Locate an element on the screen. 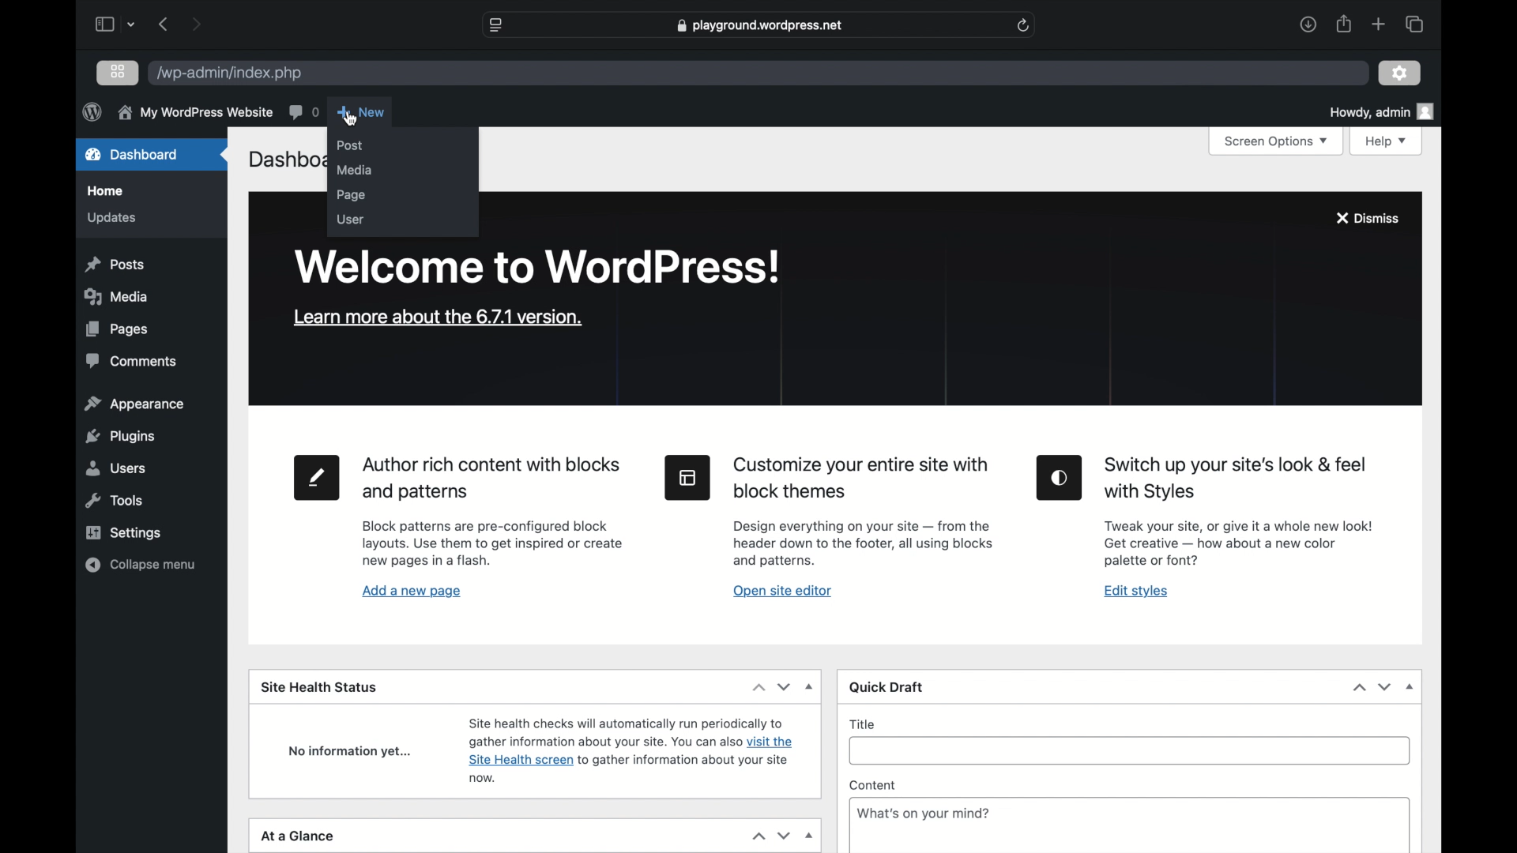 The image size is (1517, 853). help is located at coordinates (1387, 142).